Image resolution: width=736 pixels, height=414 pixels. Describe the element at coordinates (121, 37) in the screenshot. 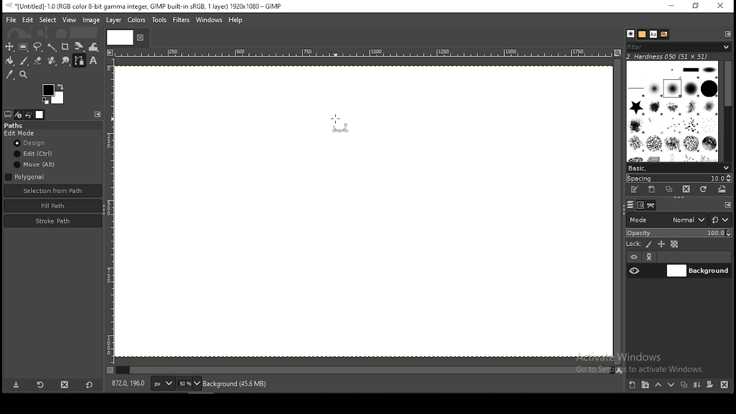

I see `tab` at that location.